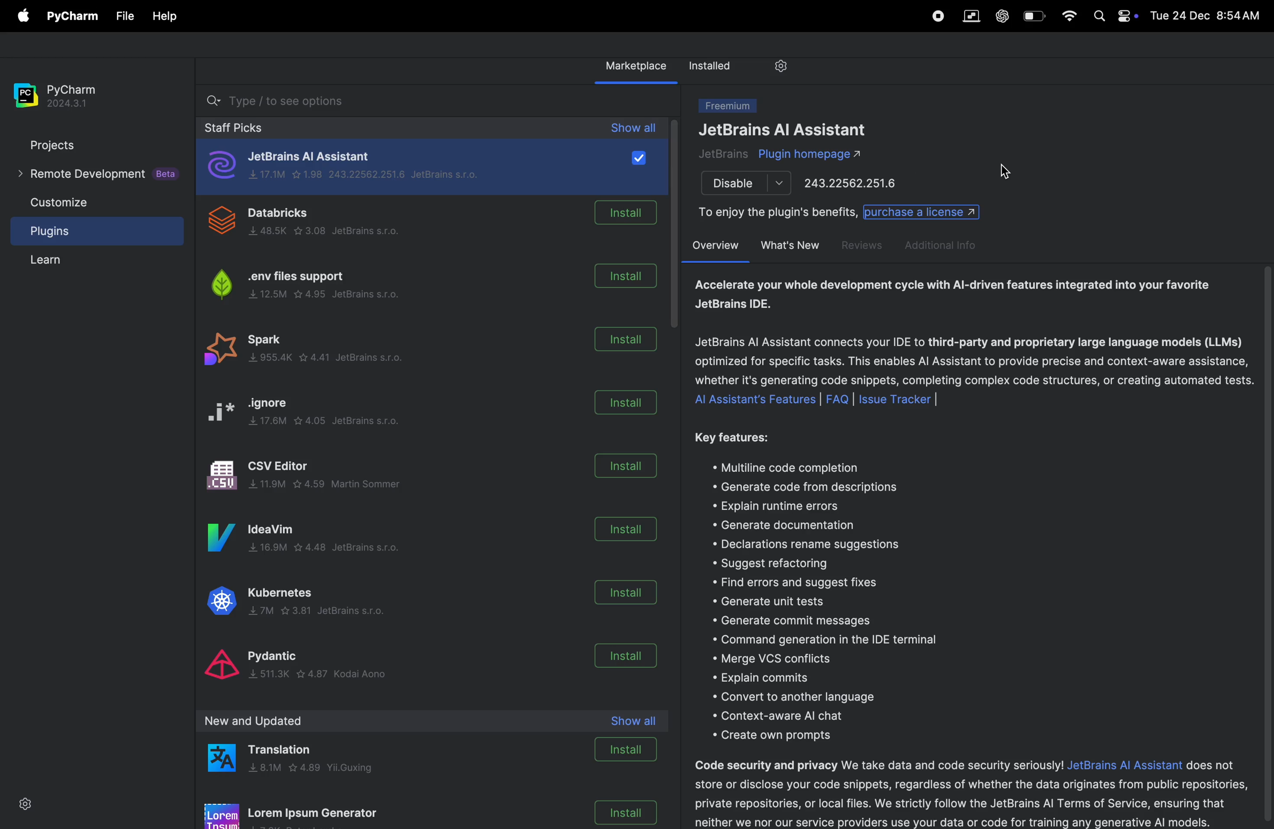  Describe the element at coordinates (304, 424) in the screenshot. I see `ignore` at that location.